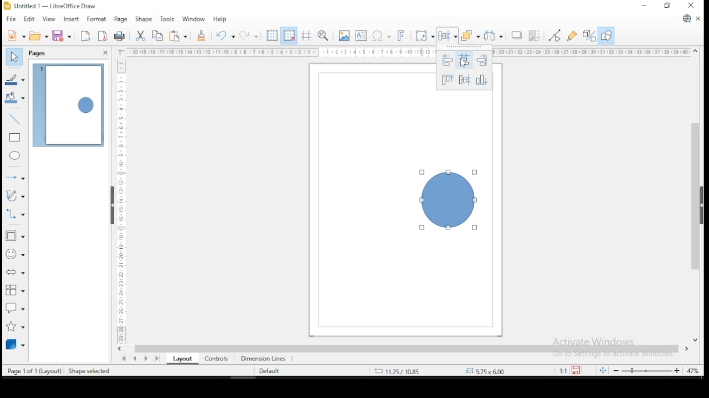 This screenshot has width=709, height=398. Describe the element at coordinates (120, 36) in the screenshot. I see `print` at that location.